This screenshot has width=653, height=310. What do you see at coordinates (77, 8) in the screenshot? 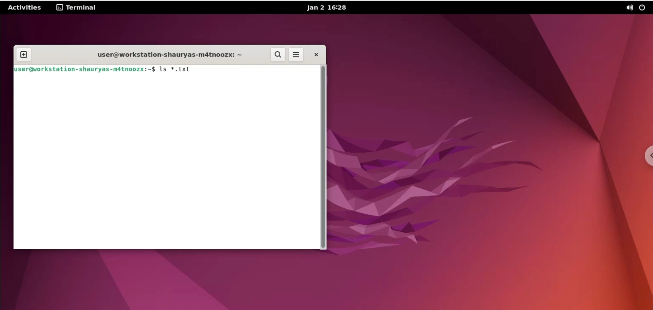
I see `terminal` at bounding box center [77, 8].